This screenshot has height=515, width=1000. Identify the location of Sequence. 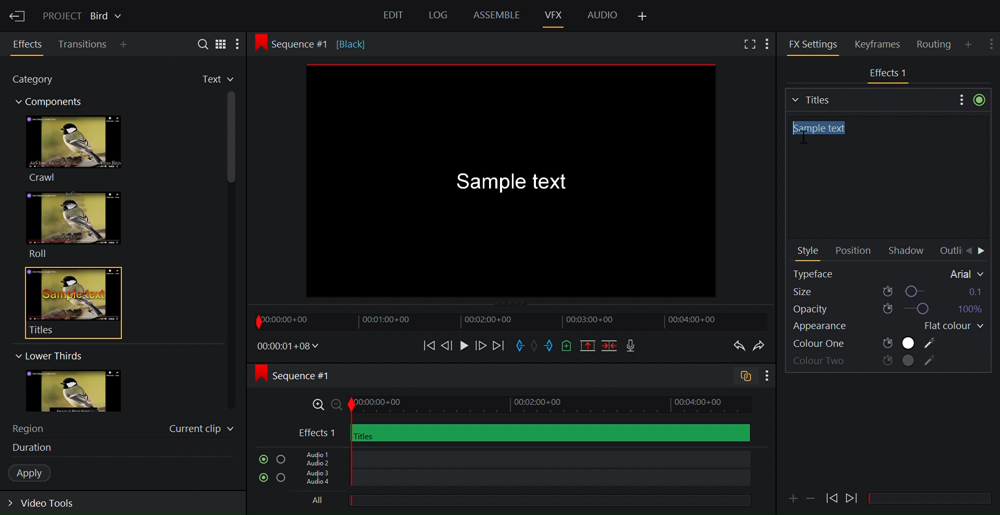
(304, 375).